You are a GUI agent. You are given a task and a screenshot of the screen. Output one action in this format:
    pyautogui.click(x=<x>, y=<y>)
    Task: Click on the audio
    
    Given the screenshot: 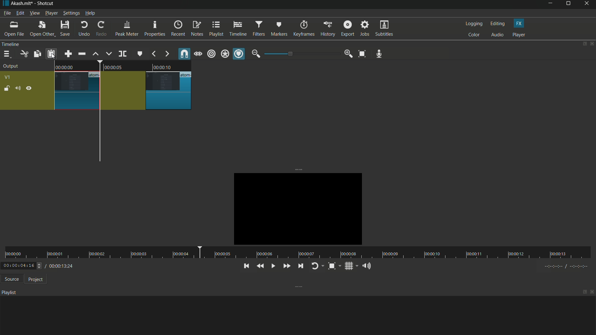 What is the action you would take?
    pyautogui.click(x=498, y=35)
    